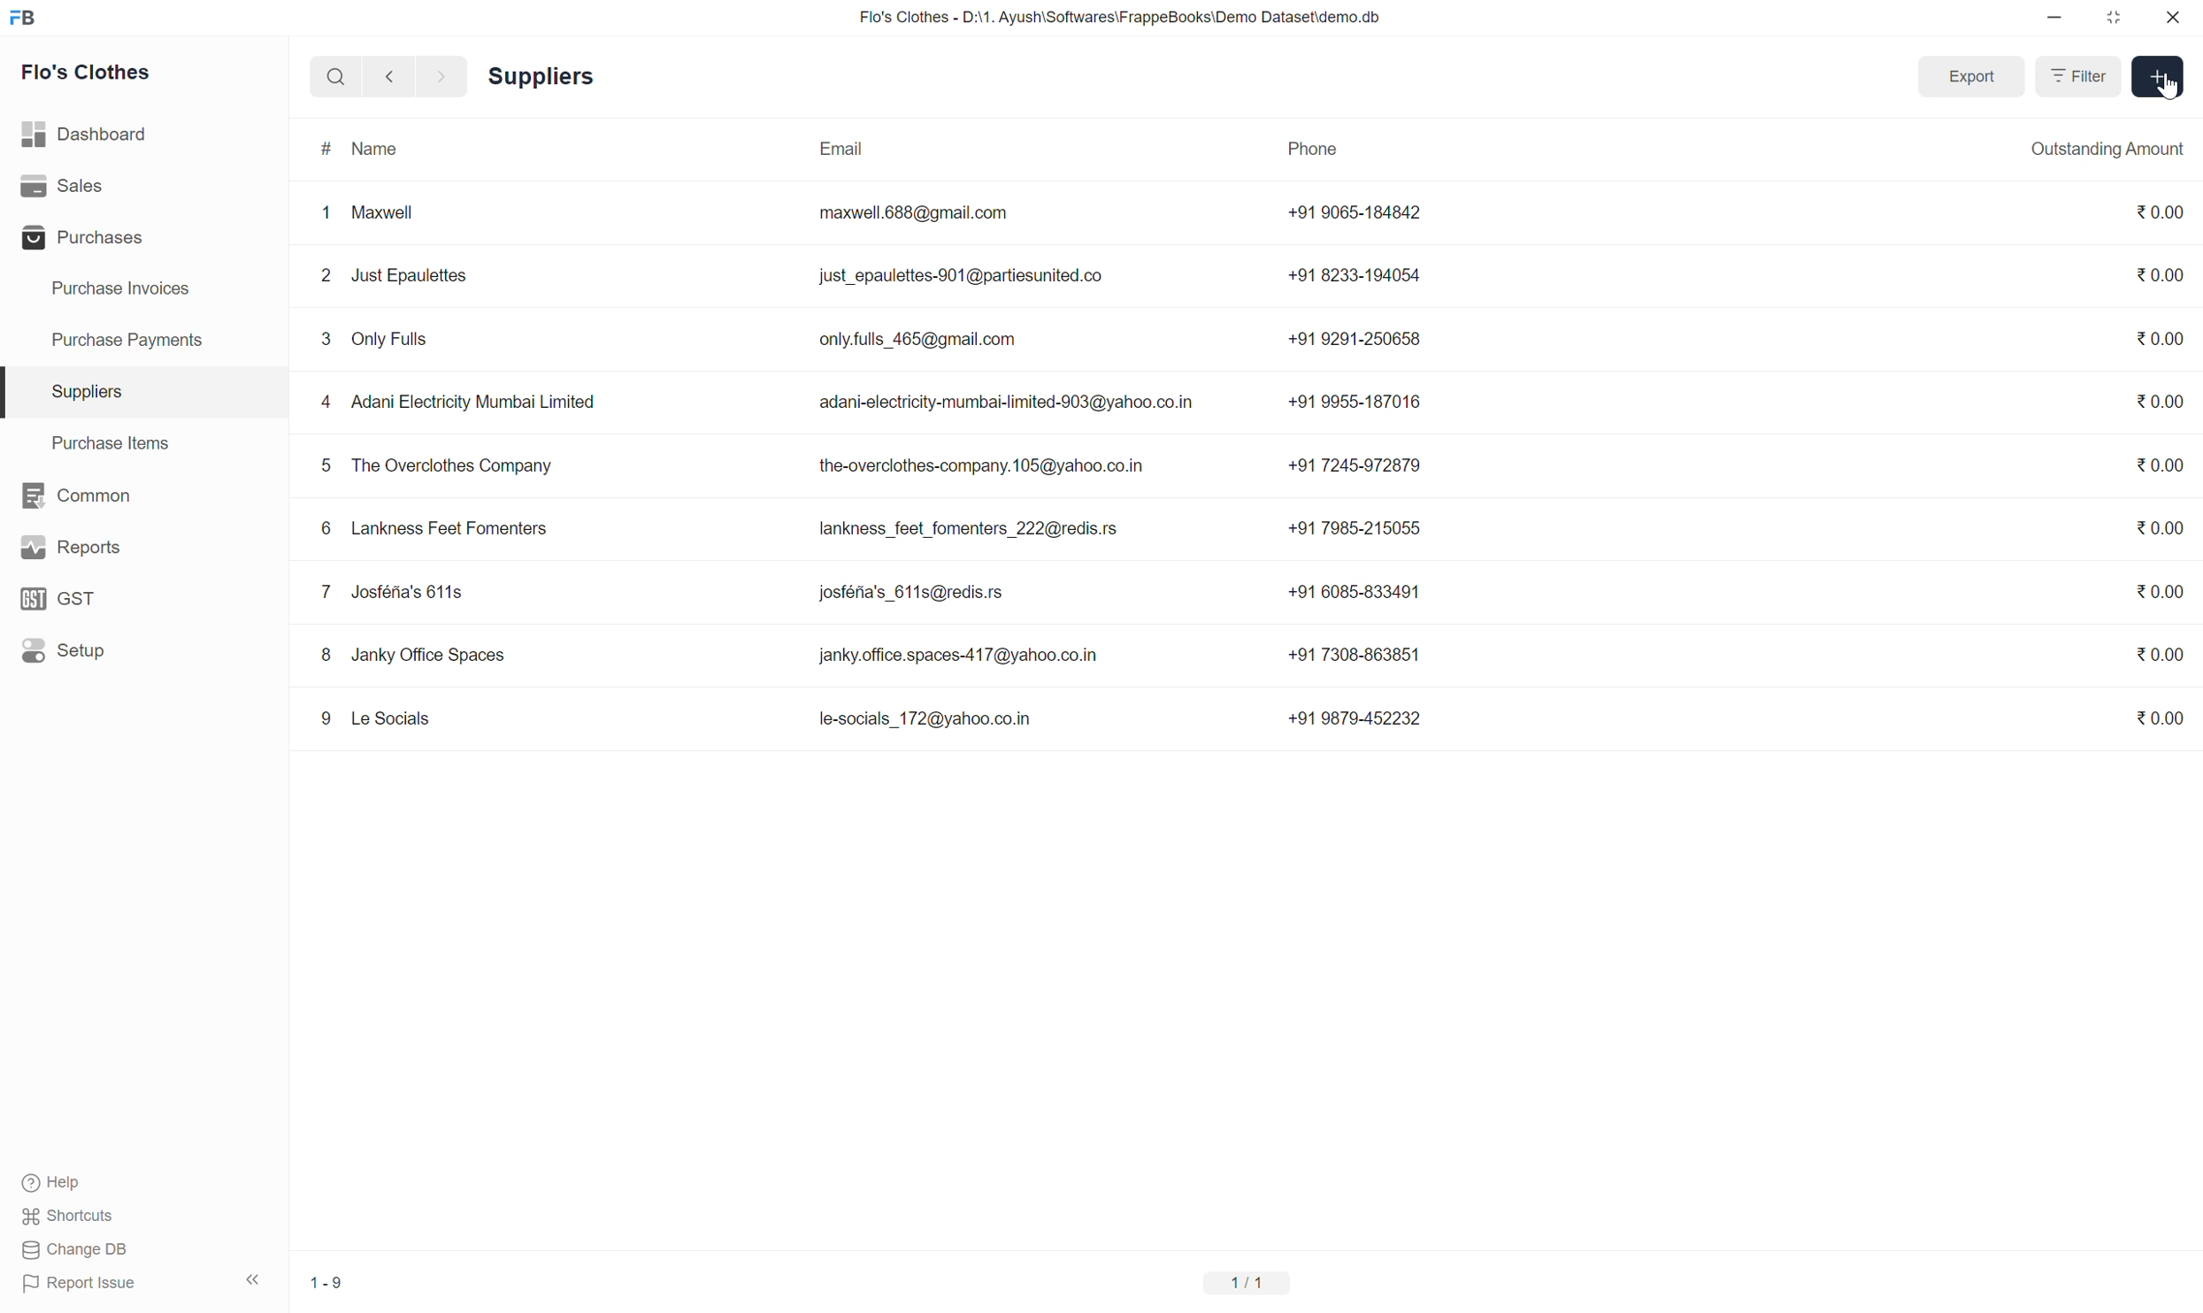  Describe the element at coordinates (82, 1284) in the screenshot. I see `Report Issue` at that location.